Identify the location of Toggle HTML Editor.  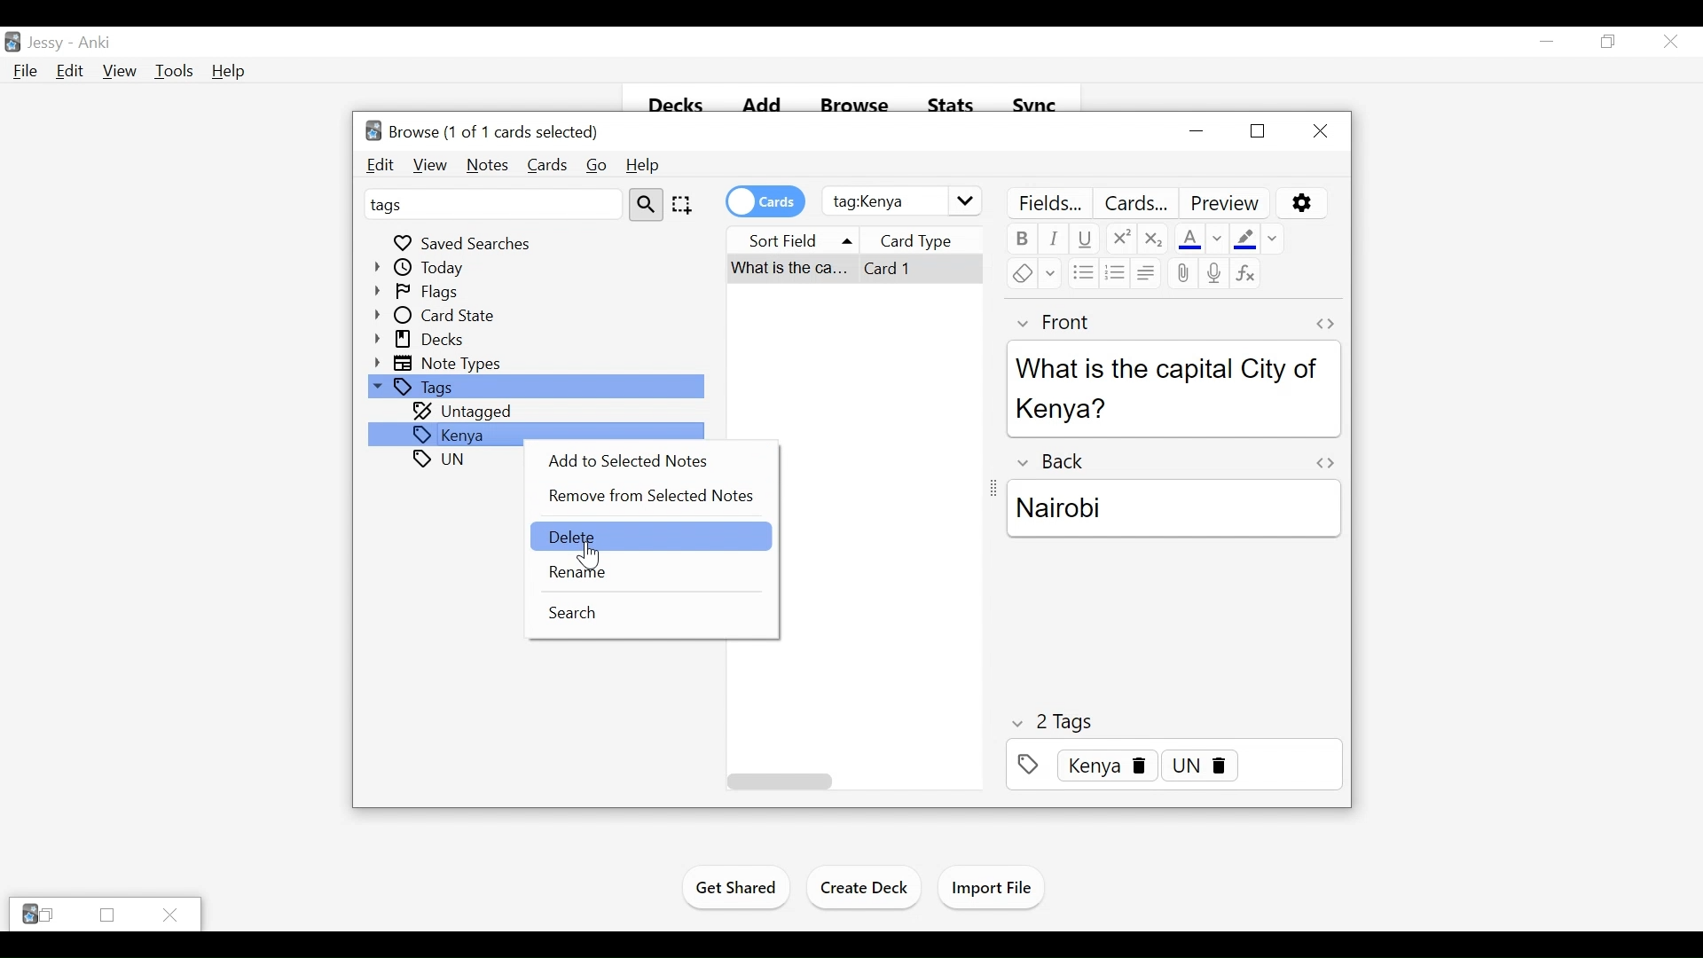
(1324, 324).